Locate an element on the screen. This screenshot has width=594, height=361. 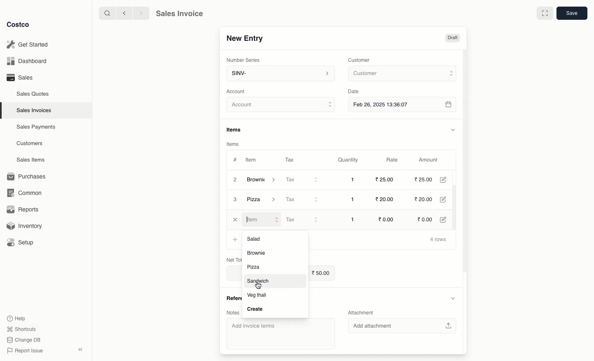
Common is located at coordinates (28, 193).